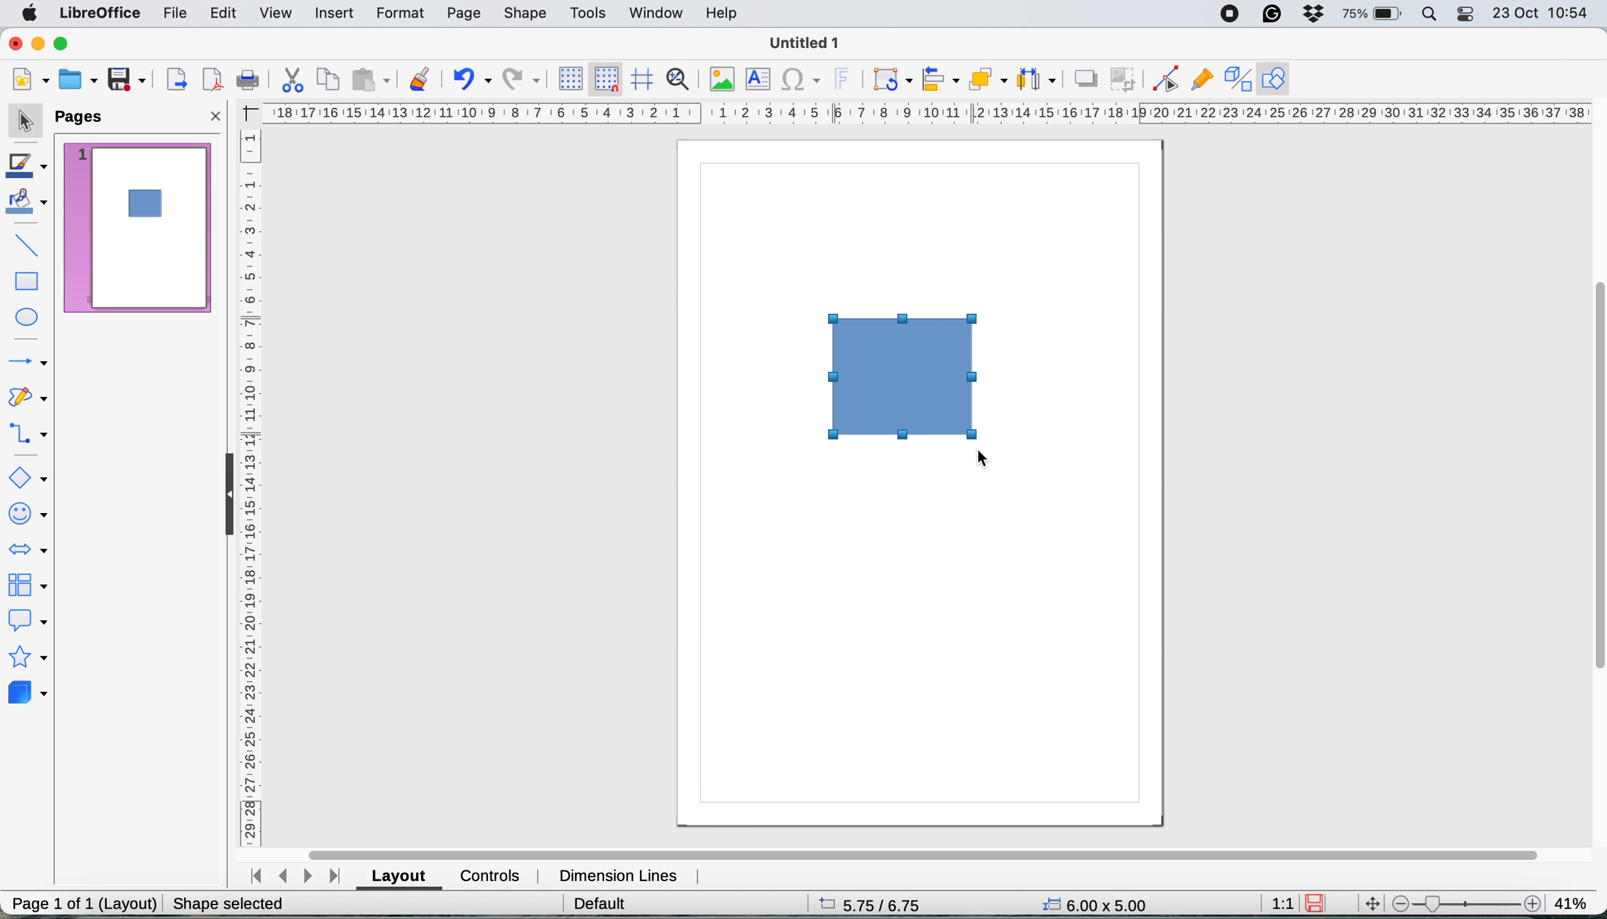 This screenshot has height=919, width=1607. Describe the element at coordinates (332, 80) in the screenshot. I see `copy` at that location.